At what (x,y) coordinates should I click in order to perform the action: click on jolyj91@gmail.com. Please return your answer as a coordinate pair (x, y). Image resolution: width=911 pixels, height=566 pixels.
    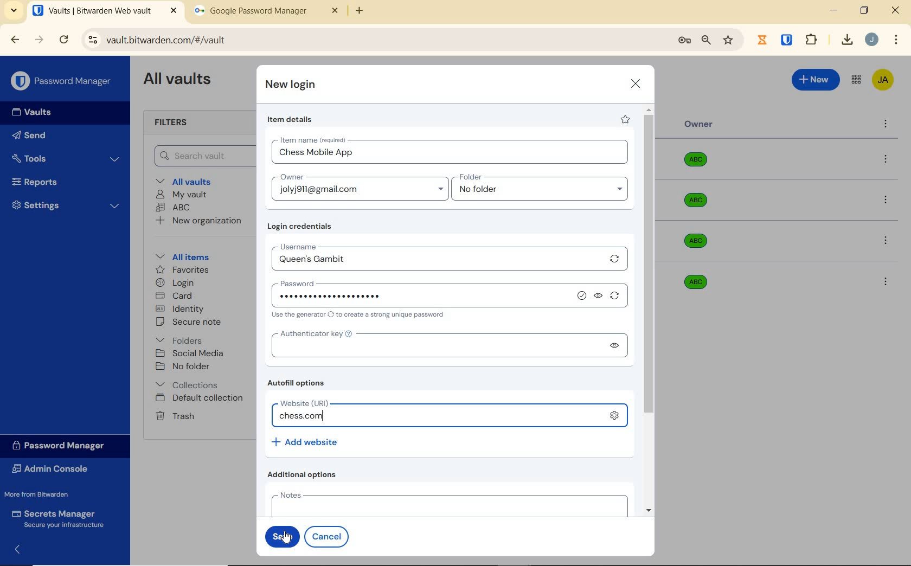
    Looking at the image, I should click on (362, 191).